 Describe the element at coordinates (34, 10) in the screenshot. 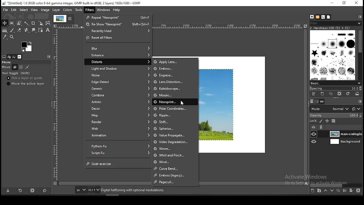

I see `view` at that location.